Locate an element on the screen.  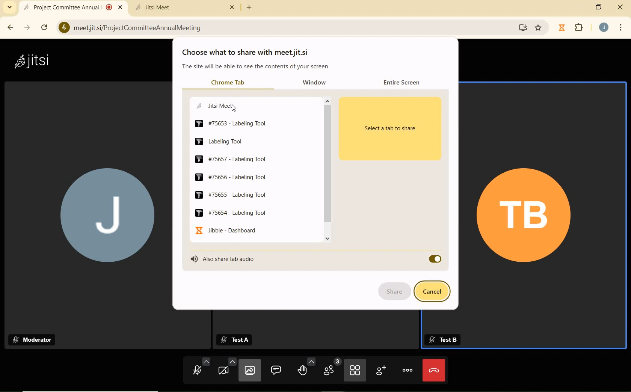
Jitsi Meet is located at coordinates (223, 105).